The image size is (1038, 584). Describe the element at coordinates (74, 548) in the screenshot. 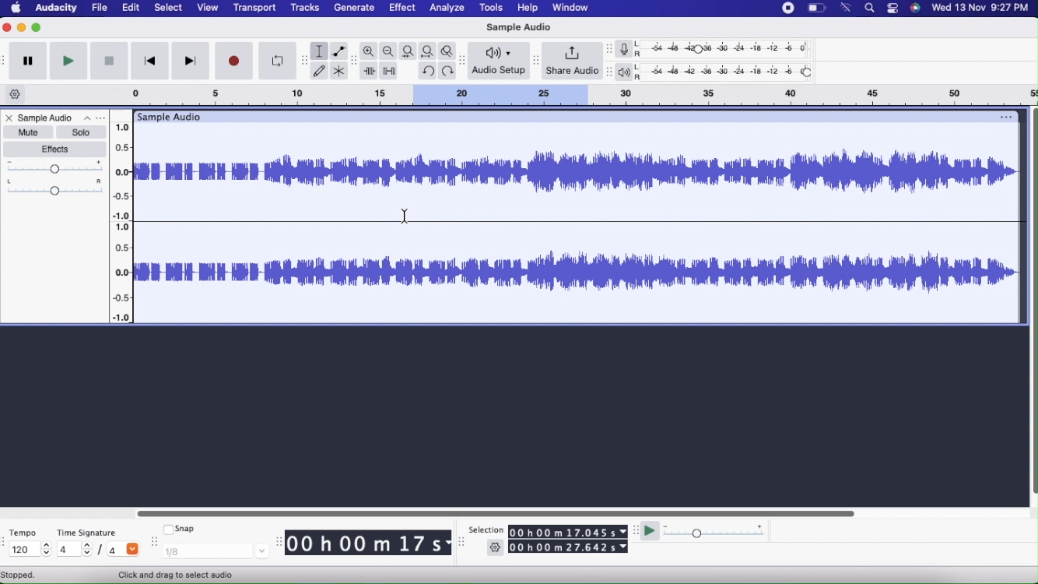

I see `4` at that location.